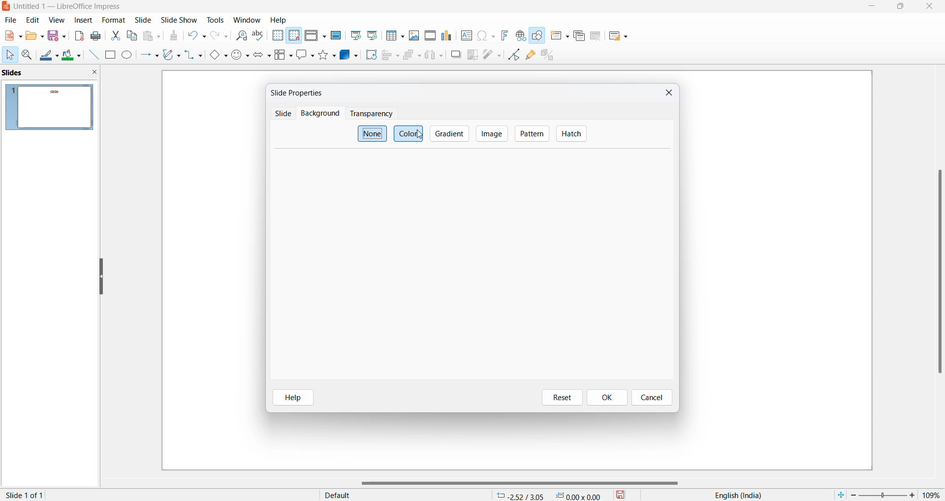 The height and width of the screenshot is (501, 945). I want to click on start from first slide, so click(355, 35).